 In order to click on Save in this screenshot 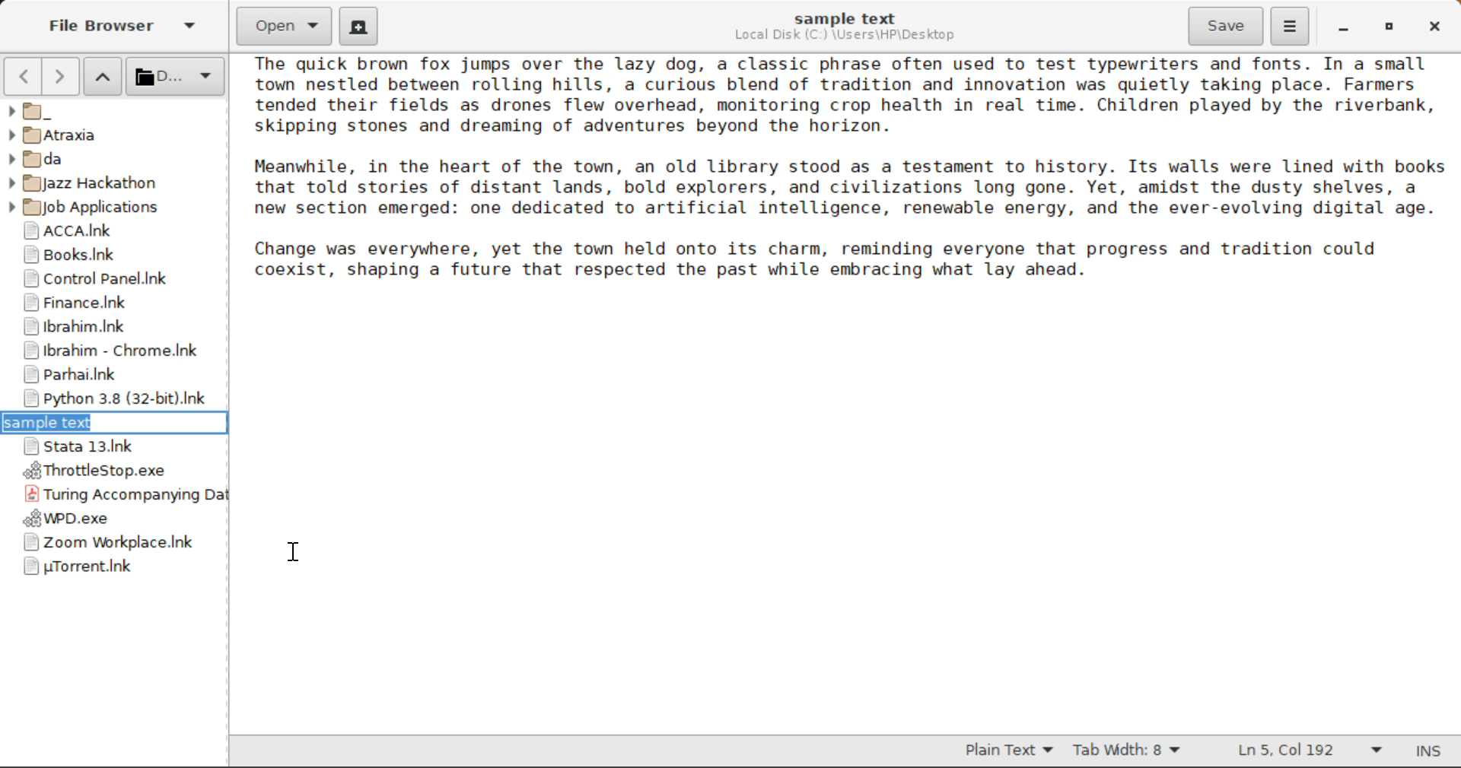, I will do `click(1227, 27)`.